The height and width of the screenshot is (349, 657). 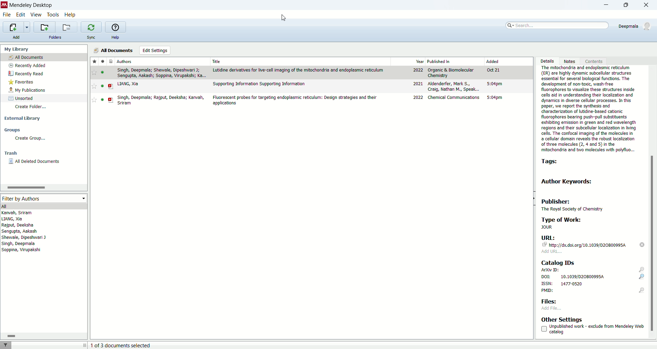 I want to click on other settings, so click(x=562, y=319).